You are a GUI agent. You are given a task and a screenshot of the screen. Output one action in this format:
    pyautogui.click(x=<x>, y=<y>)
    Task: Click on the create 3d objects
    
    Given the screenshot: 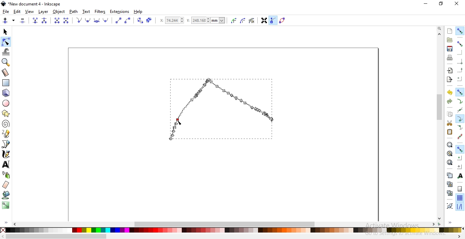 What is the action you would take?
    pyautogui.click(x=6, y=93)
    